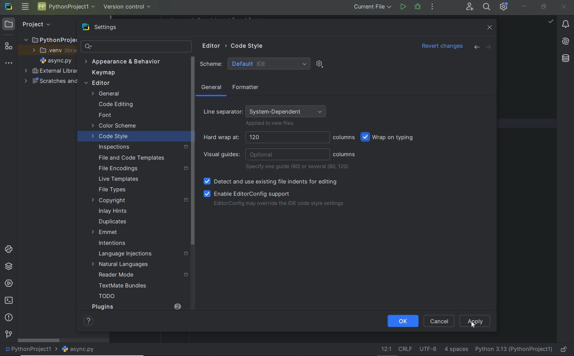 The height and width of the screenshot is (356, 574). I want to click on Go to line, so click(385, 349).